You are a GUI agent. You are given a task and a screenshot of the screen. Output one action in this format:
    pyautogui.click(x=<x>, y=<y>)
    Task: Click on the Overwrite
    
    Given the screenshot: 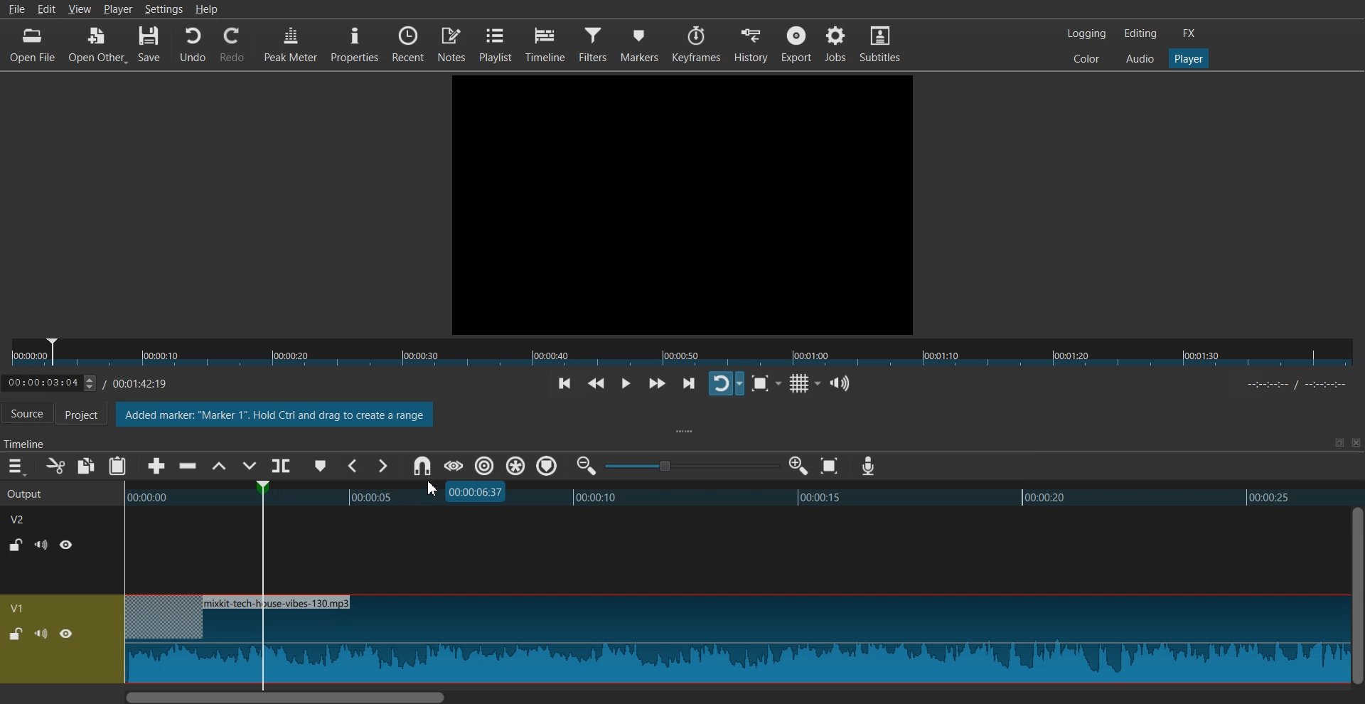 What is the action you would take?
    pyautogui.click(x=247, y=467)
    